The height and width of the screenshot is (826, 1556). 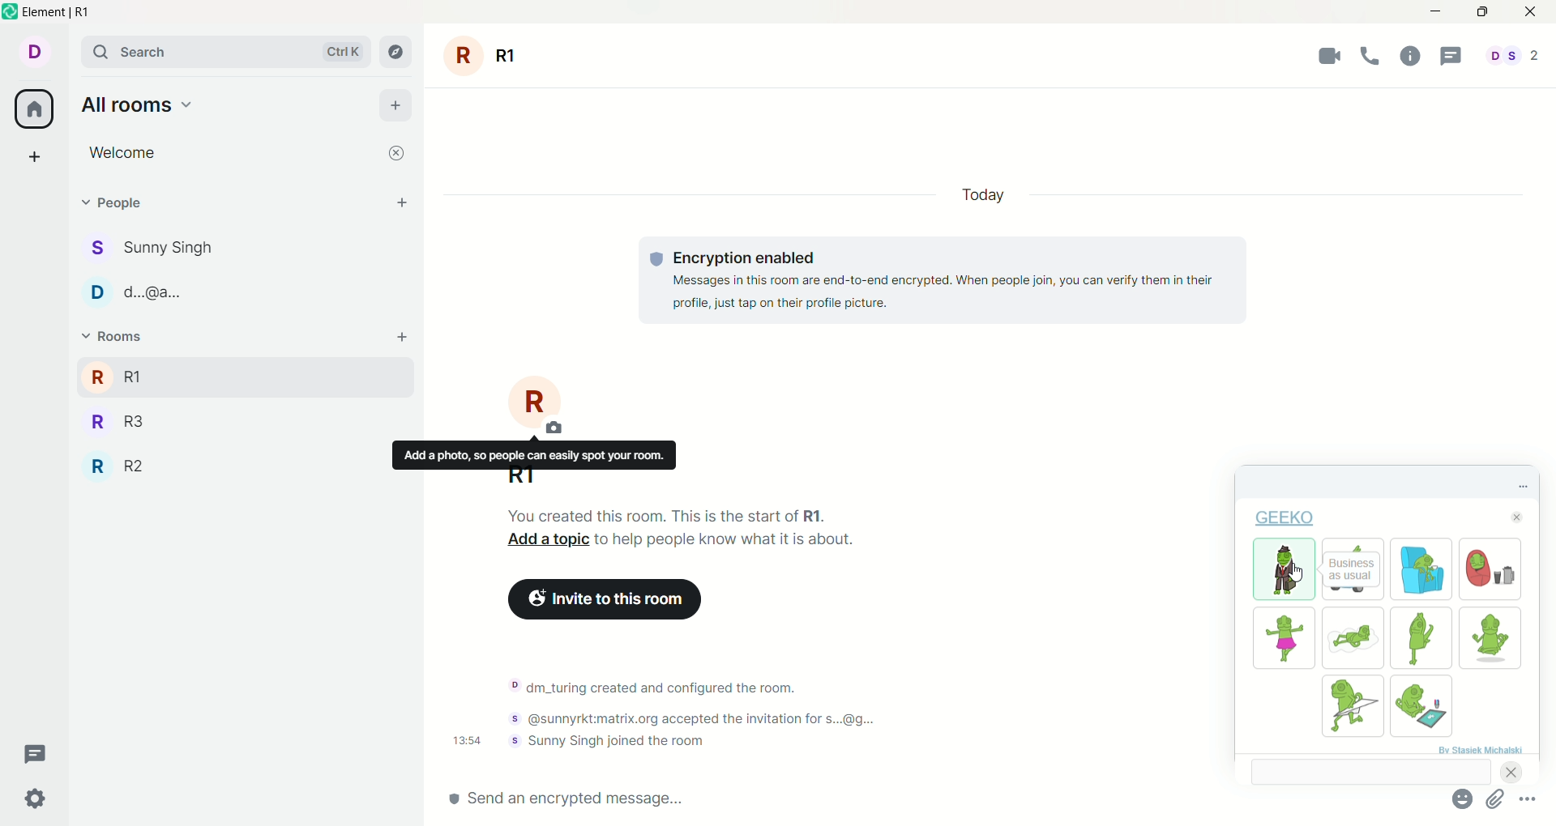 I want to click on Geeko meditating sticker, so click(x=1490, y=638).